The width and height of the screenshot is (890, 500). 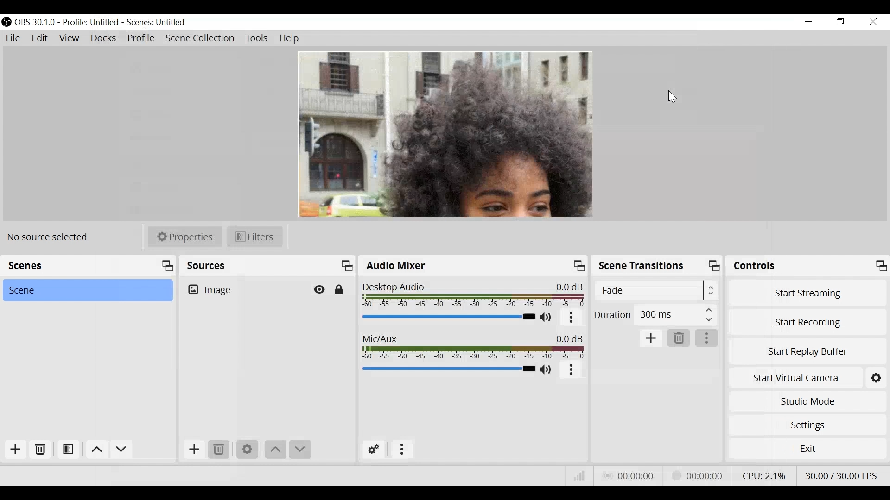 I want to click on Mic/Aux , so click(x=473, y=348).